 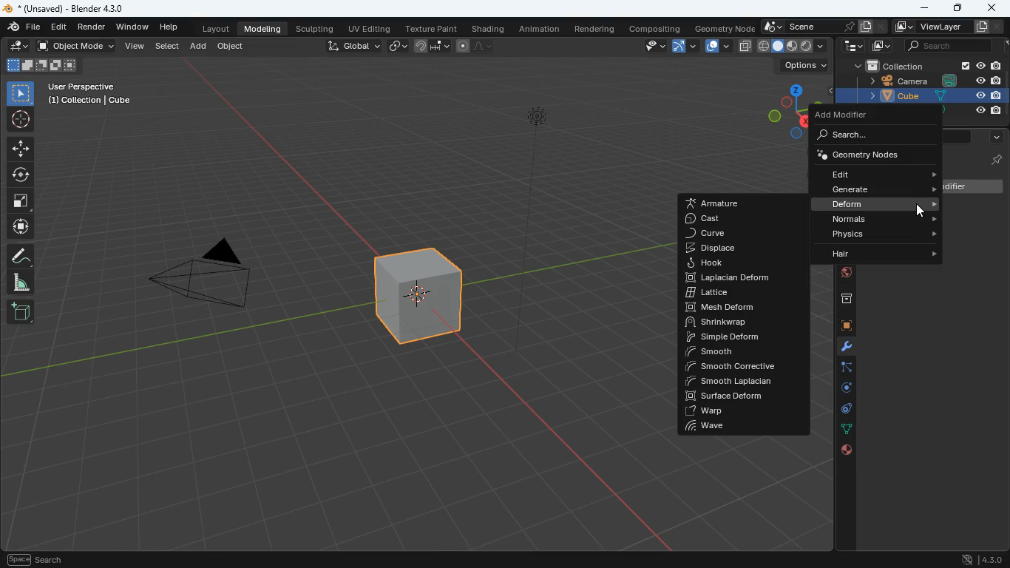 What do you see at coordinates (840, 326) in the screenshot?
I see `cube` at bounding box center [840, 326].